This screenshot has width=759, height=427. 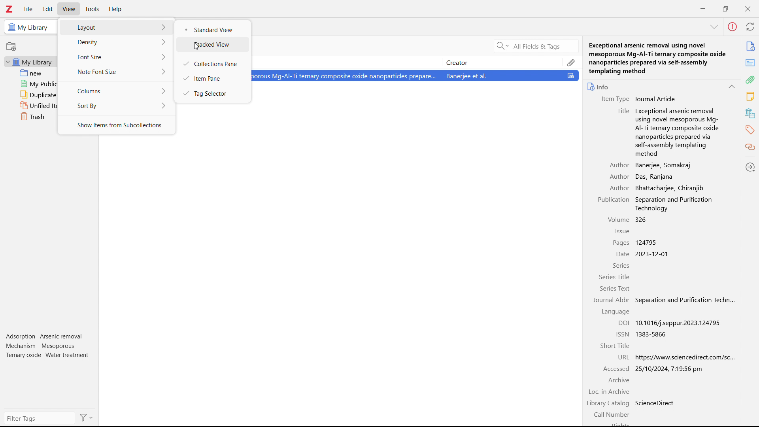 What do you see at coordinates (622, 254) in the screenshot?
I see `Date` at bounding box center [622, 254].